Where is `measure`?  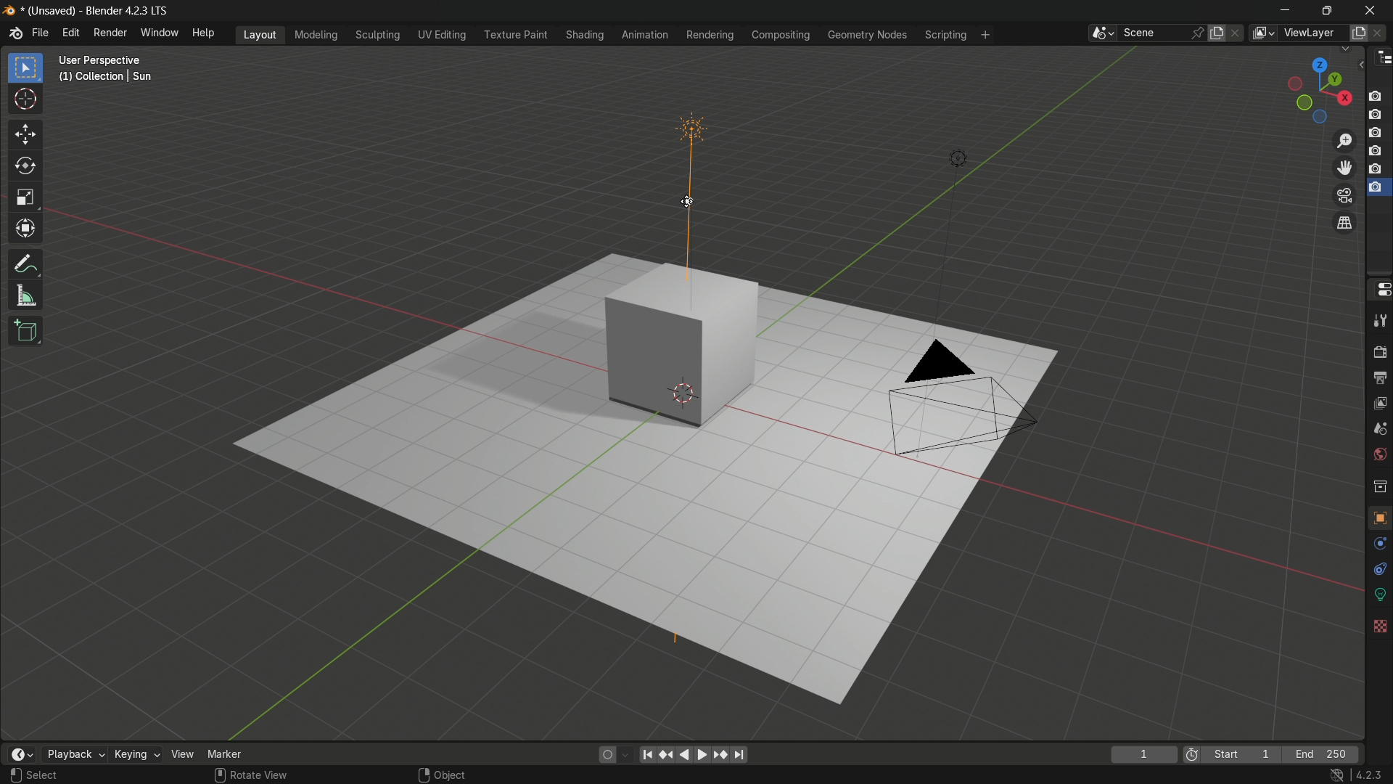
measure is located at coordinates (28, 297).